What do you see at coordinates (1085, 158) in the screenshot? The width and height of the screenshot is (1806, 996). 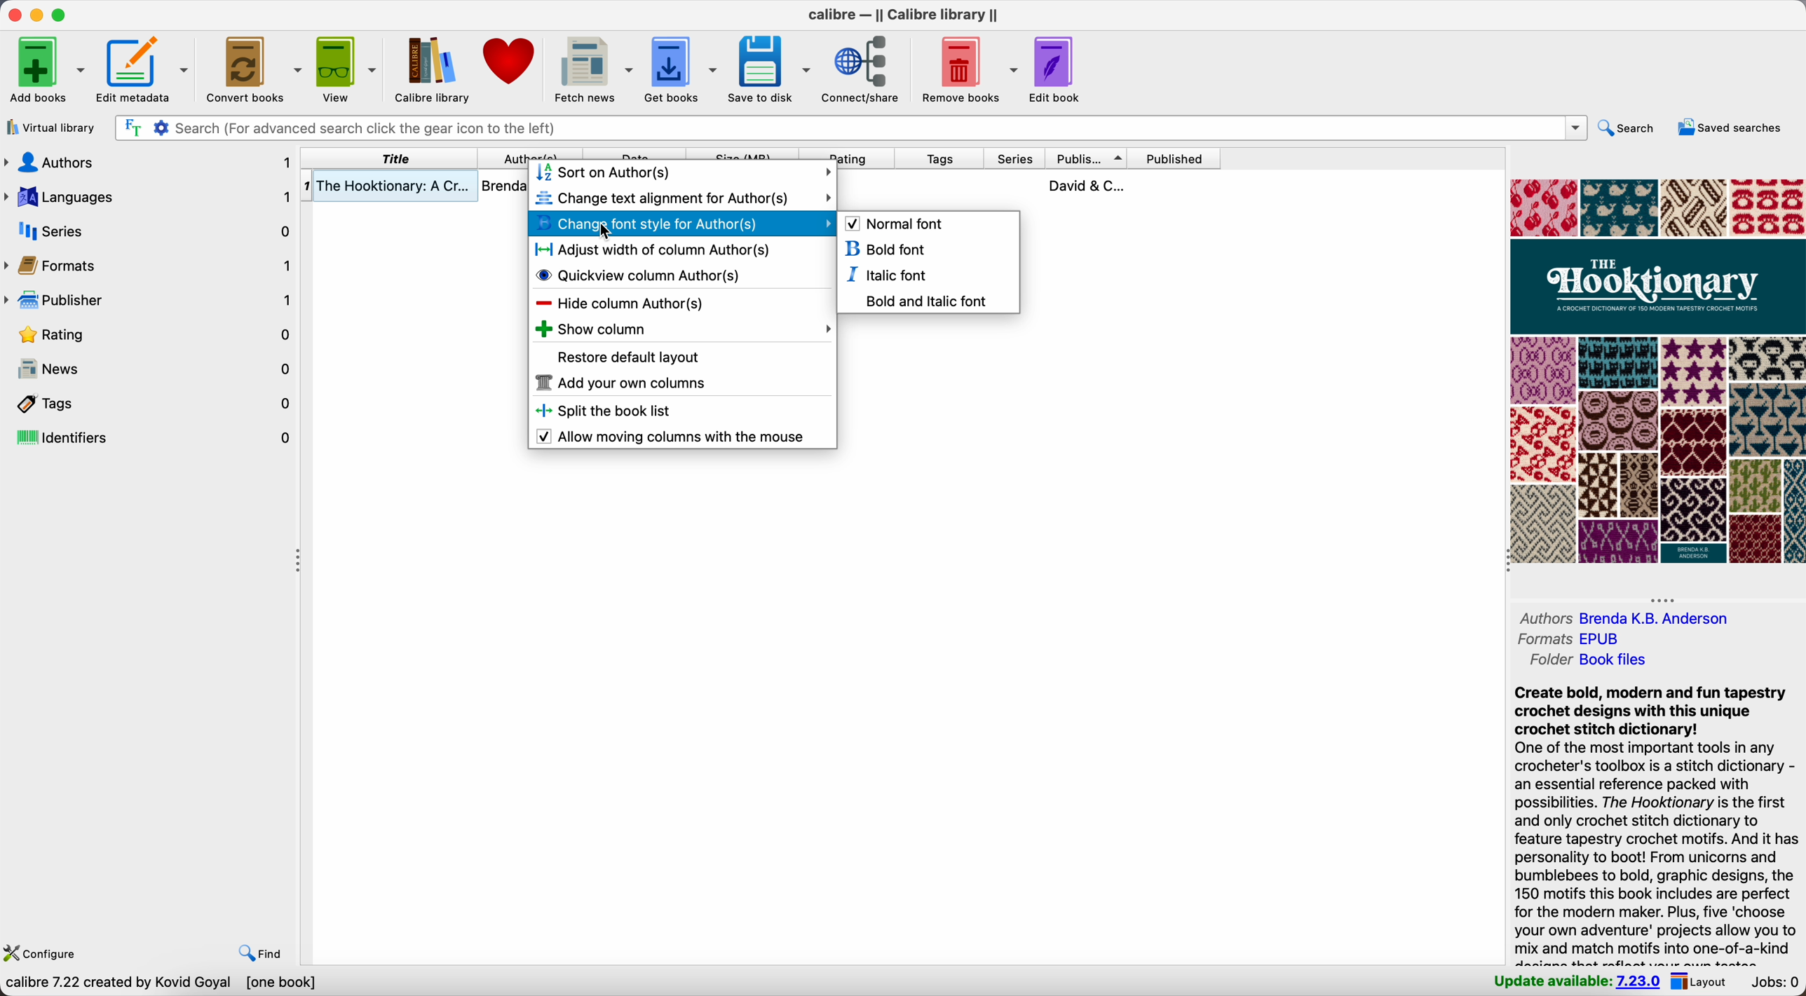 I see `publisher` at bounding box center [1085, 158].